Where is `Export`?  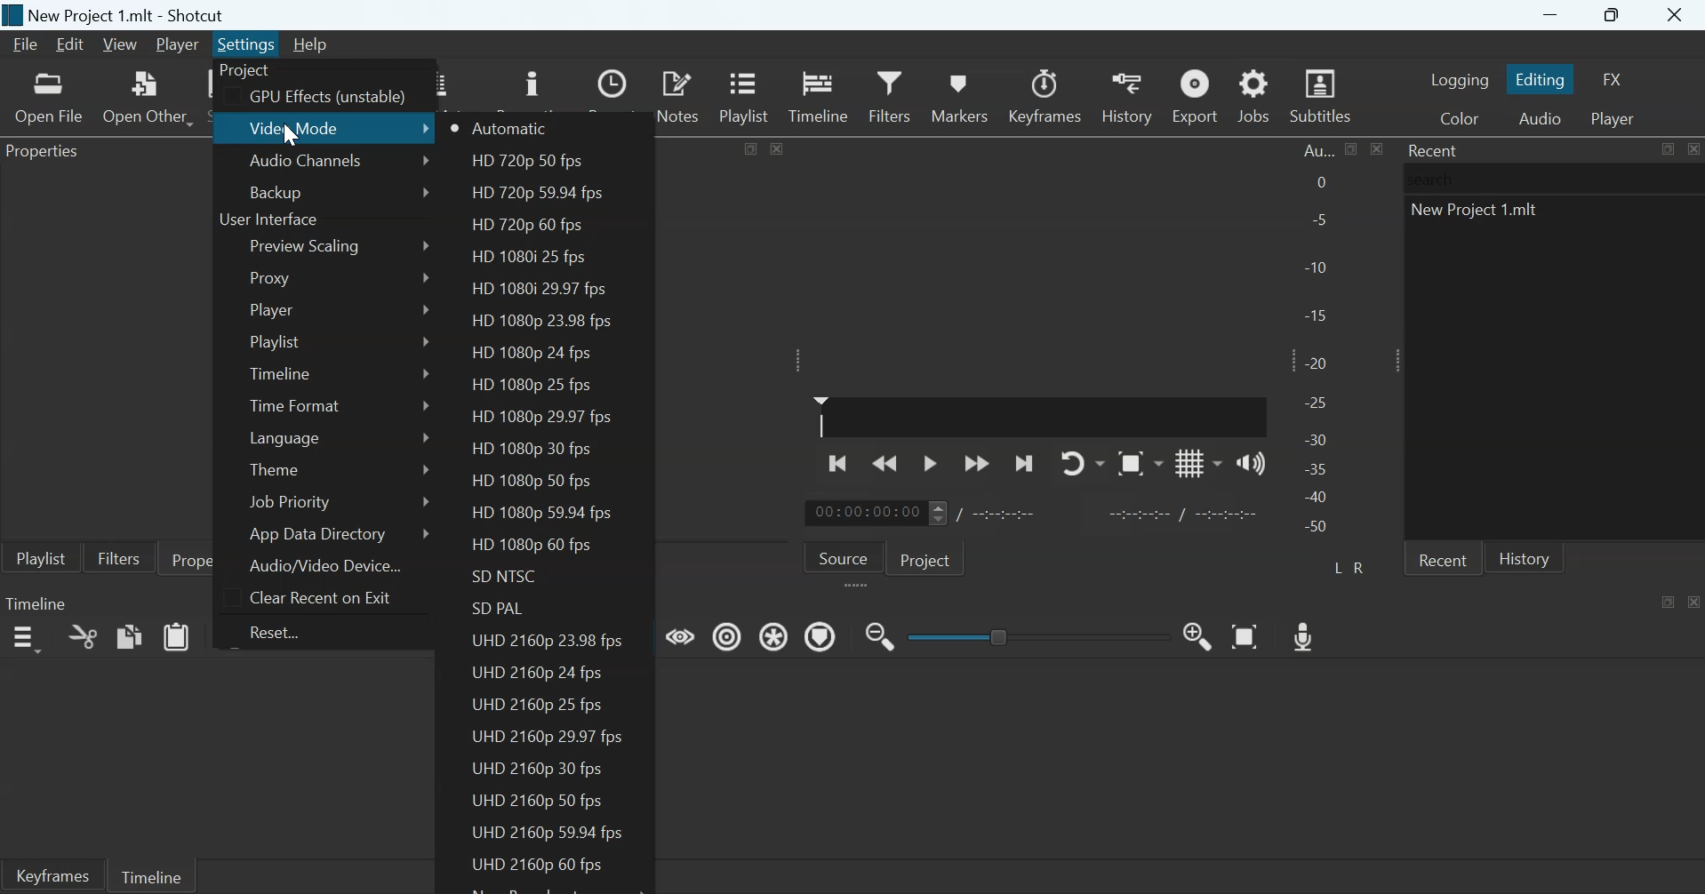
Export is located at coordinates (1193, 95).